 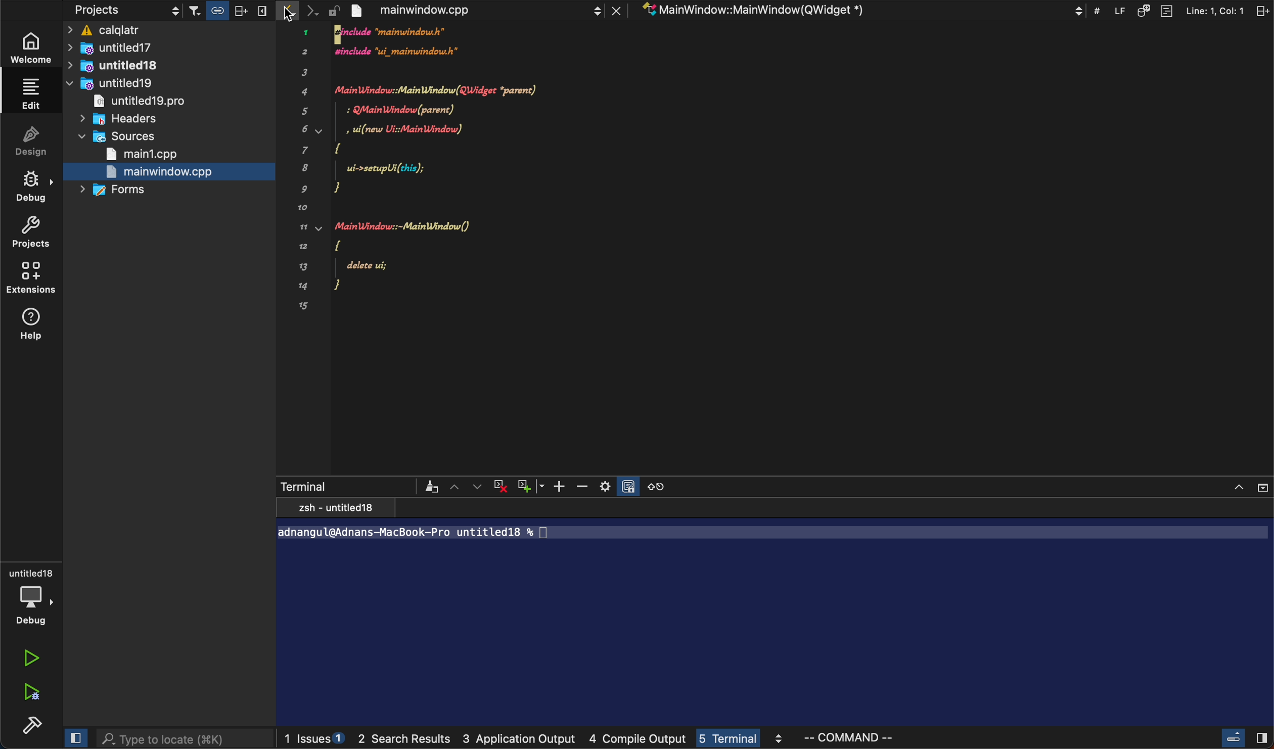 I want to click on build, so click(x=30, y=728).